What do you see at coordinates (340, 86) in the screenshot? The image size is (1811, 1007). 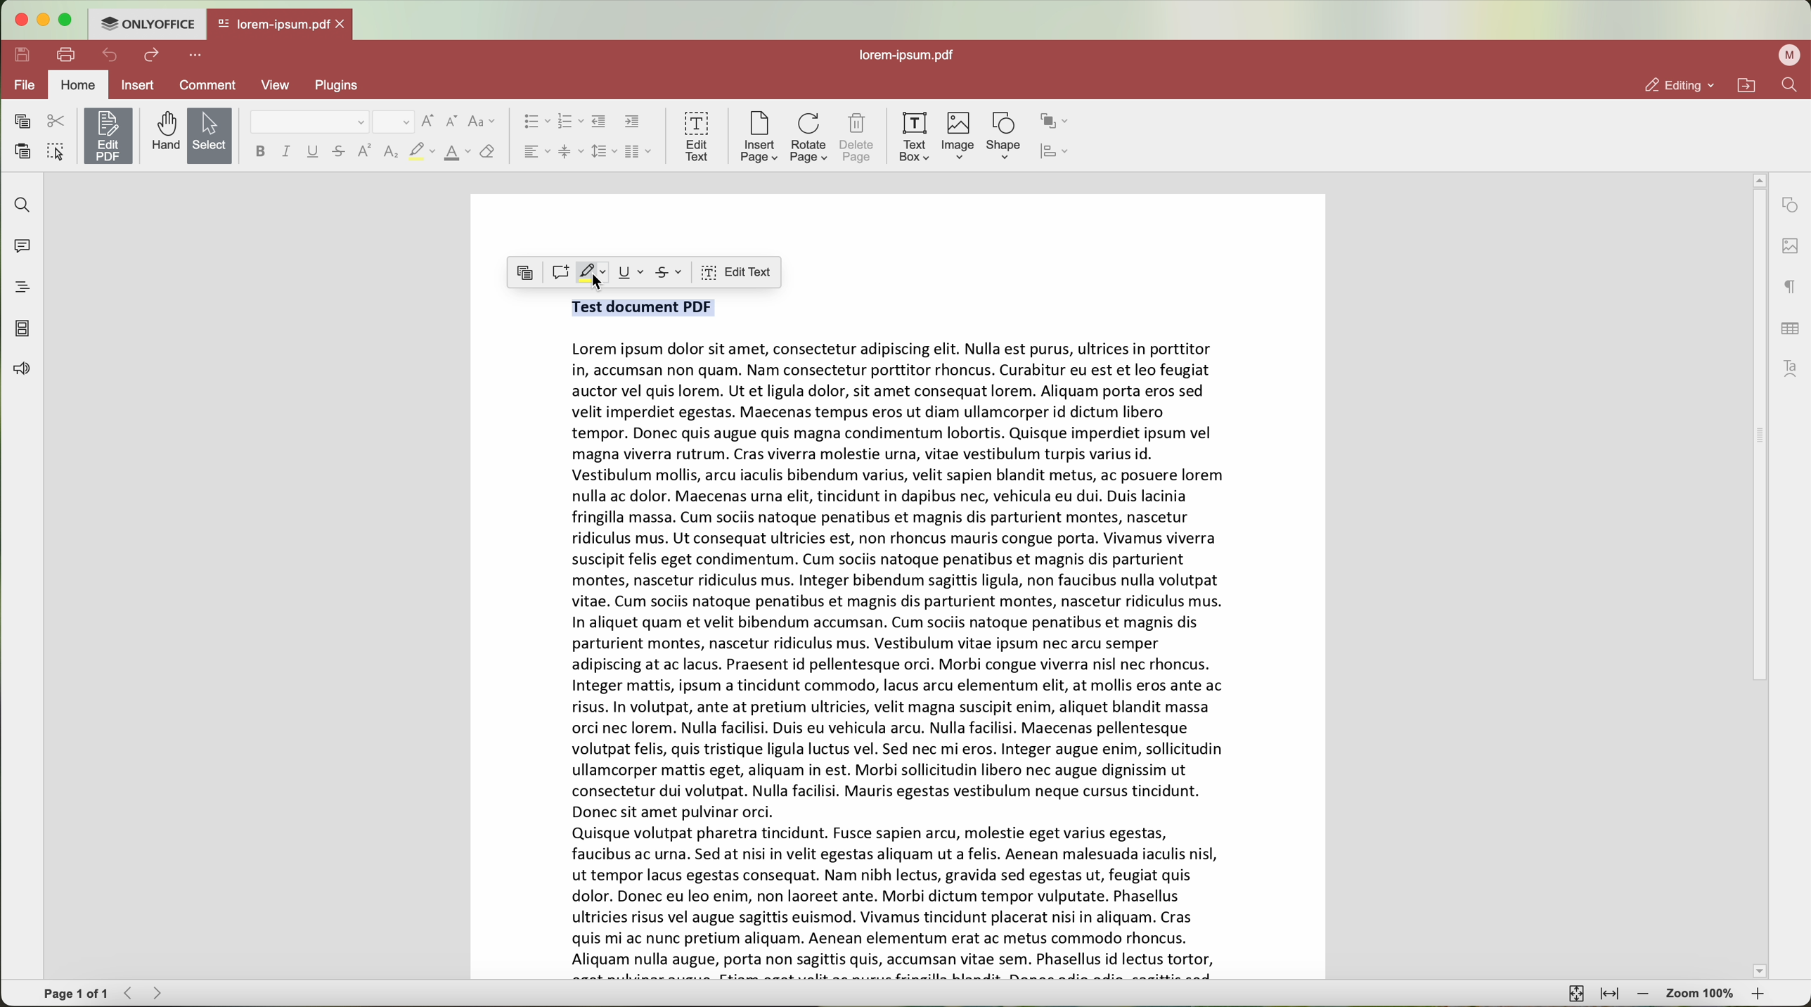 I see `plugins` at bounding box center [340, 86].